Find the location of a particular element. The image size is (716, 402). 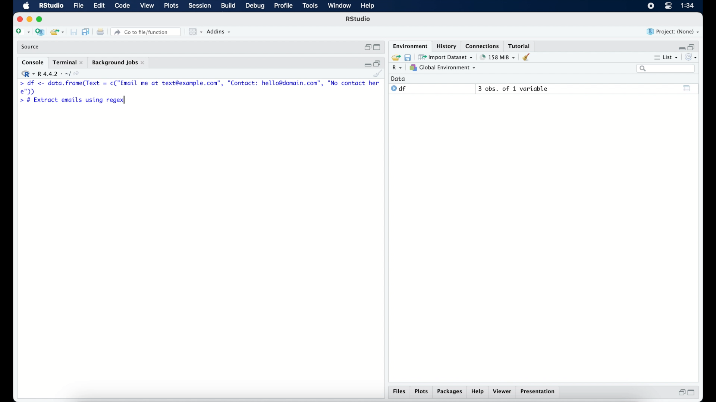

project (none) is located at coordinates (673, 32).